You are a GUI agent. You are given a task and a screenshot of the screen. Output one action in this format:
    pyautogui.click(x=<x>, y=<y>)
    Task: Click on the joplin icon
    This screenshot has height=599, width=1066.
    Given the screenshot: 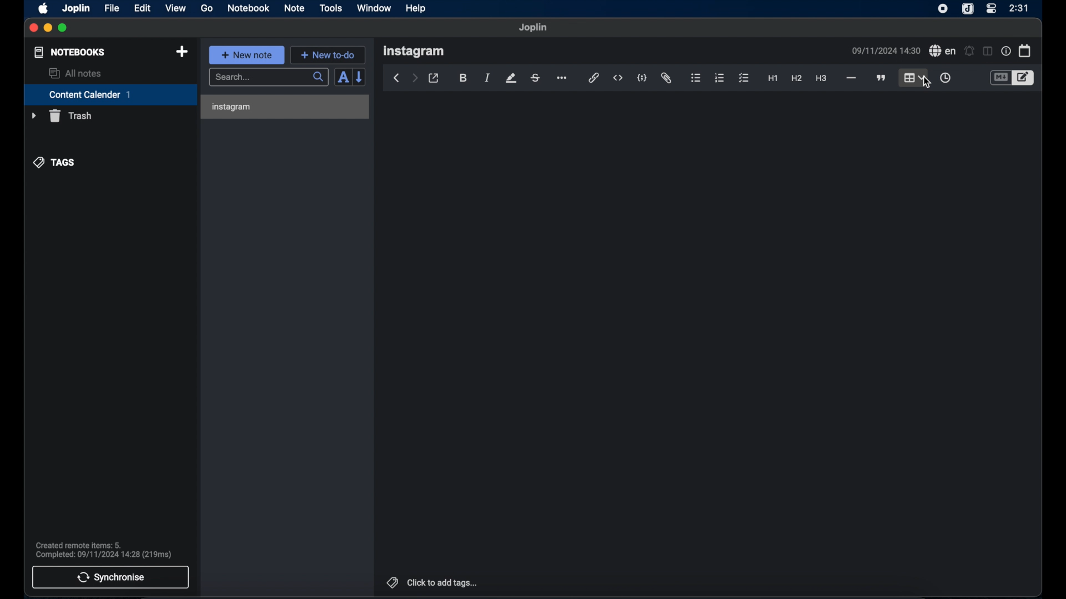 What is the action you would take?
    pyautogui.click(x=967, y=9)
    